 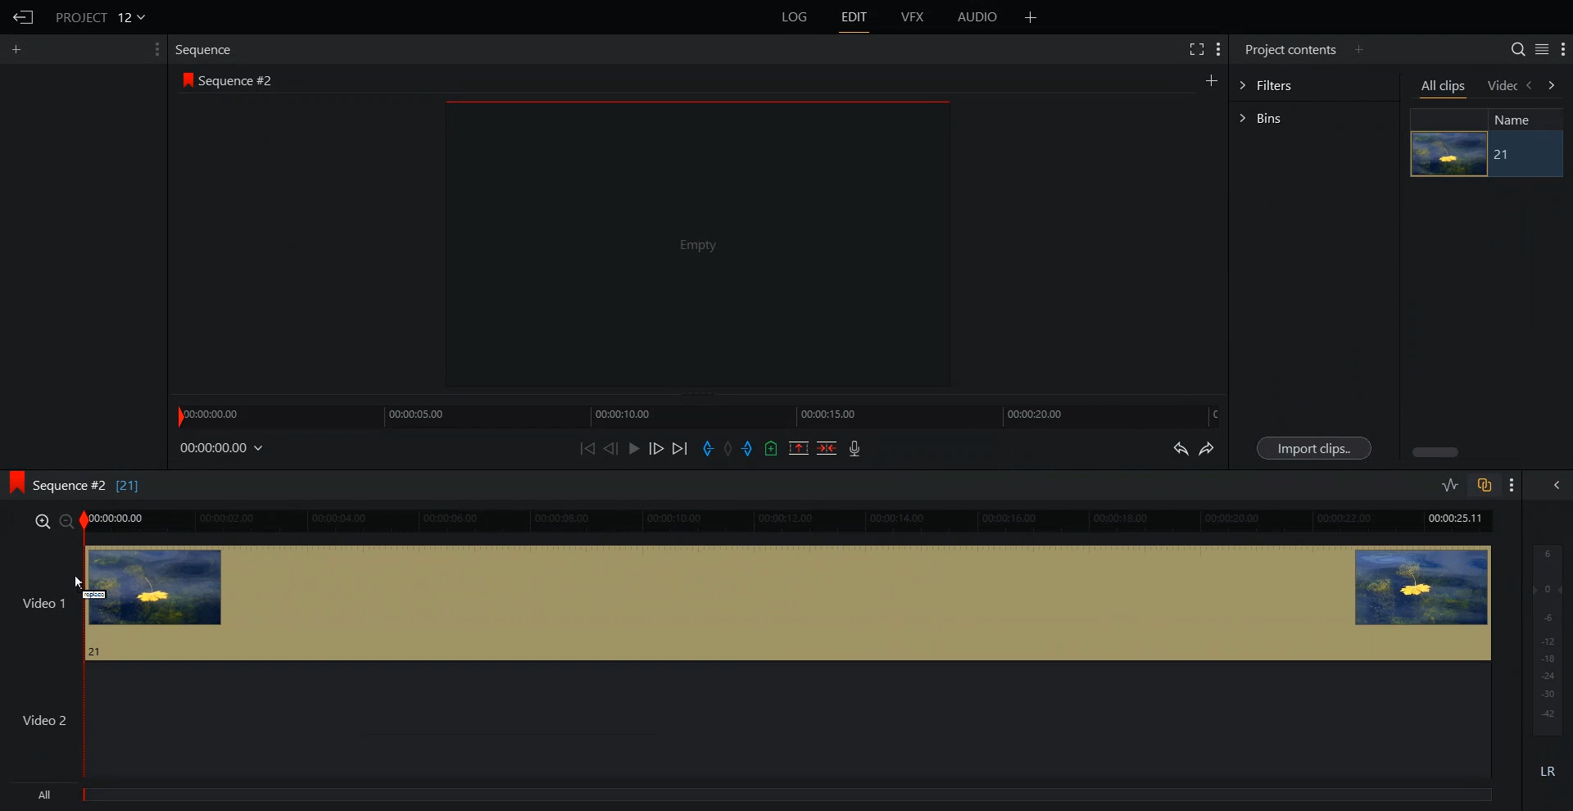 What do you see at coordinates (188, 82) in the screenshot?
I see `icon` at bounding box center [188, 82].